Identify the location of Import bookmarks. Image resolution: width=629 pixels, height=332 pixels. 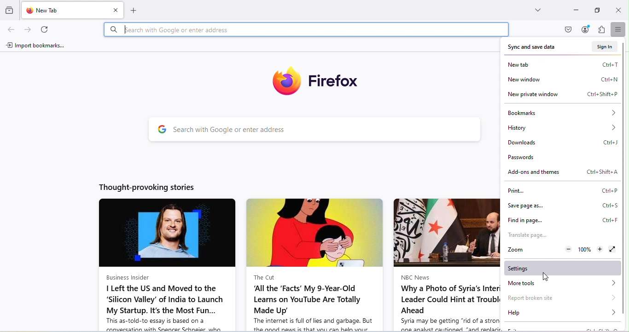
(36, 44).